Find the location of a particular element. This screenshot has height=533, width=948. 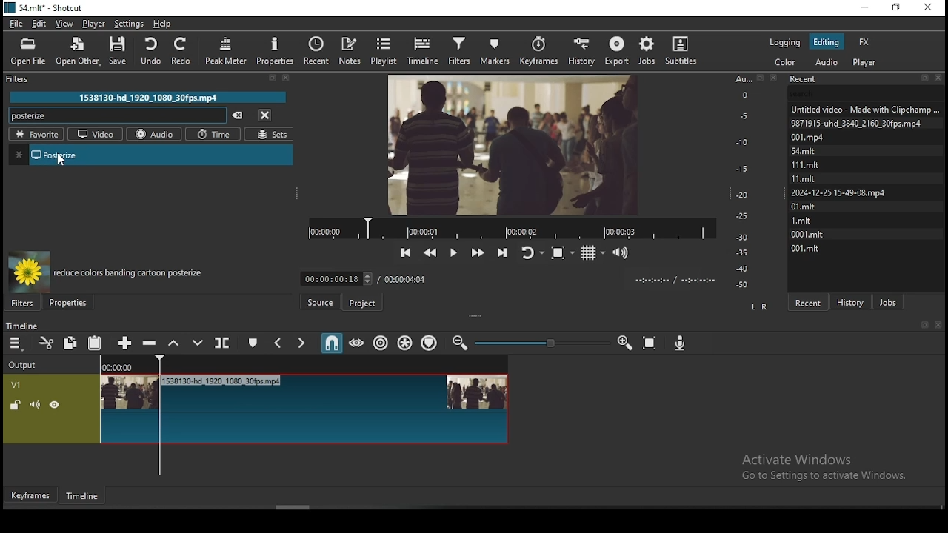

restore is located at coordinates (897, 8).